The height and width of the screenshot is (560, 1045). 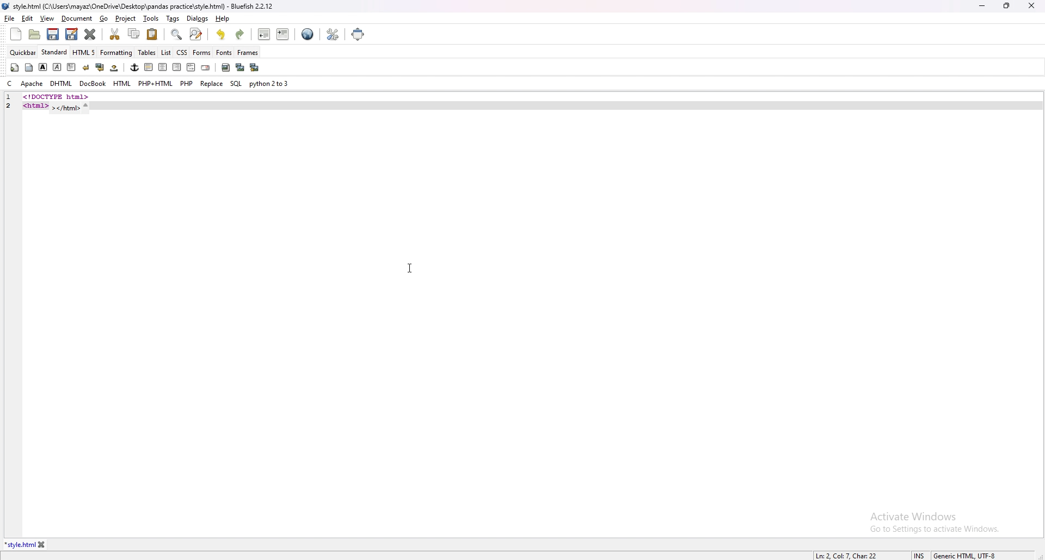 What do you see at coordinates (187, 83) in the screenshot?
I see `php` at bounding box center [187, 83].